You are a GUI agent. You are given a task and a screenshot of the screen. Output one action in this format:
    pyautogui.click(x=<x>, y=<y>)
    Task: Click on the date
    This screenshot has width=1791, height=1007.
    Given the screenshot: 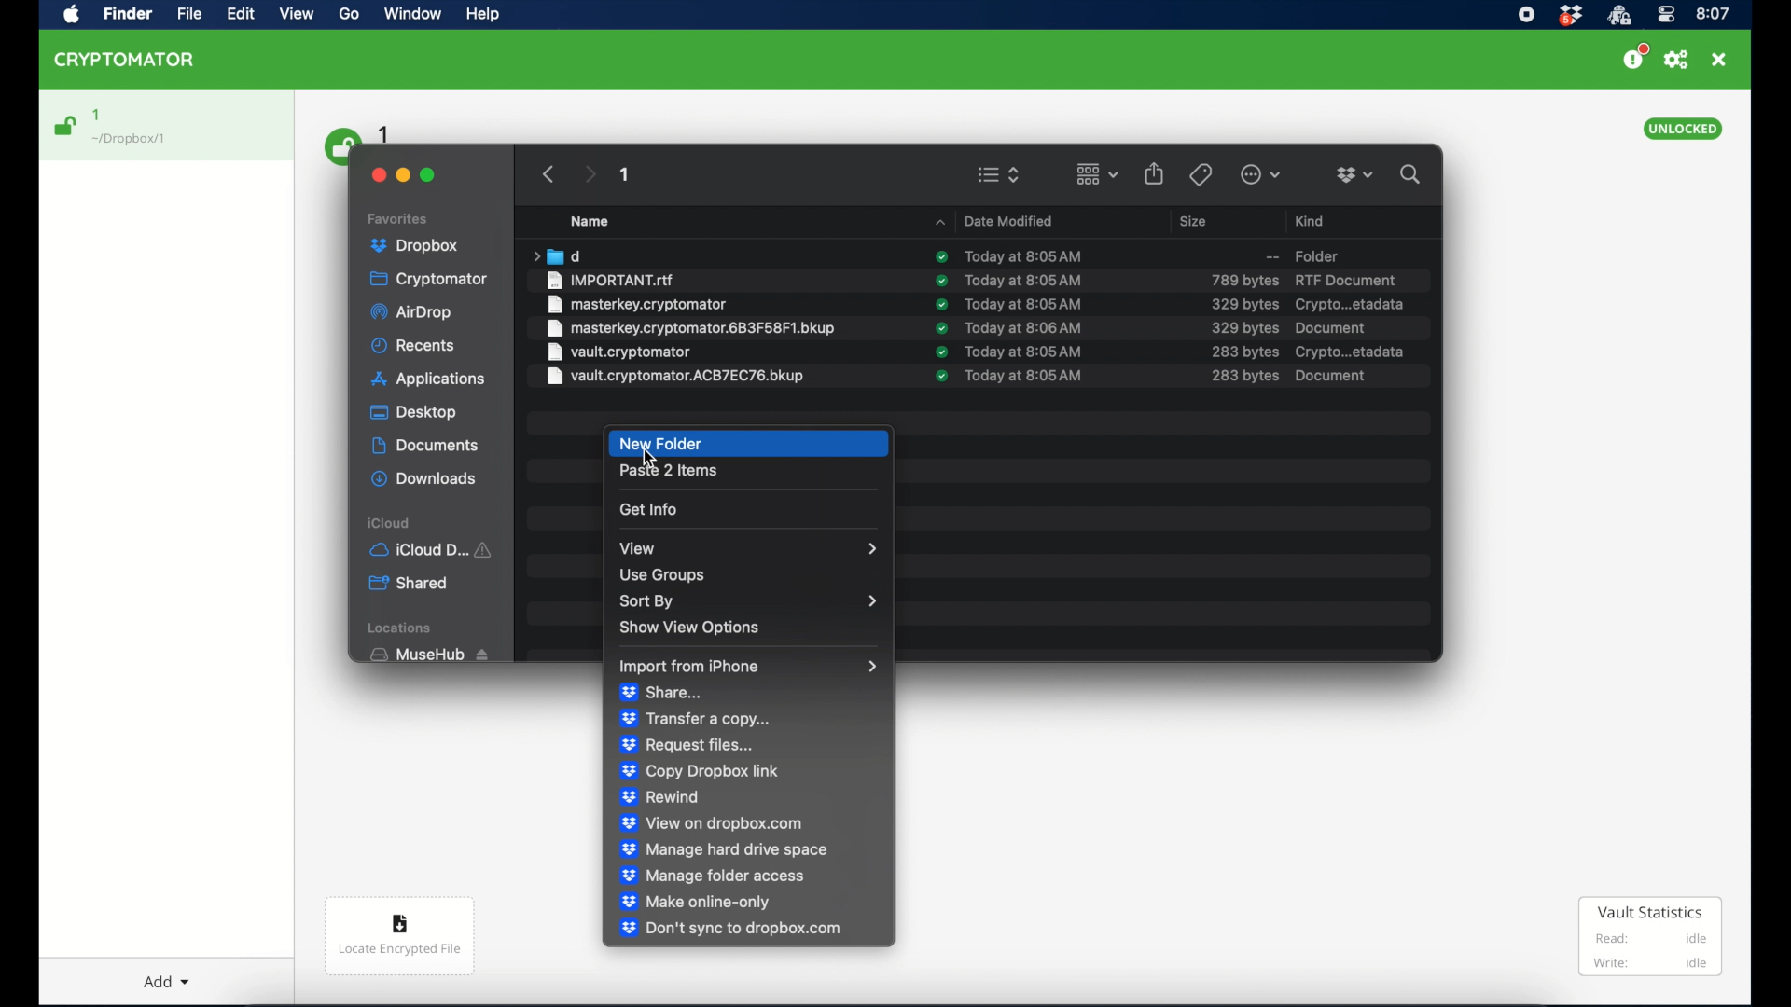 What is the action you would take?
    pyautogui.click(x=1021, y=255)
    